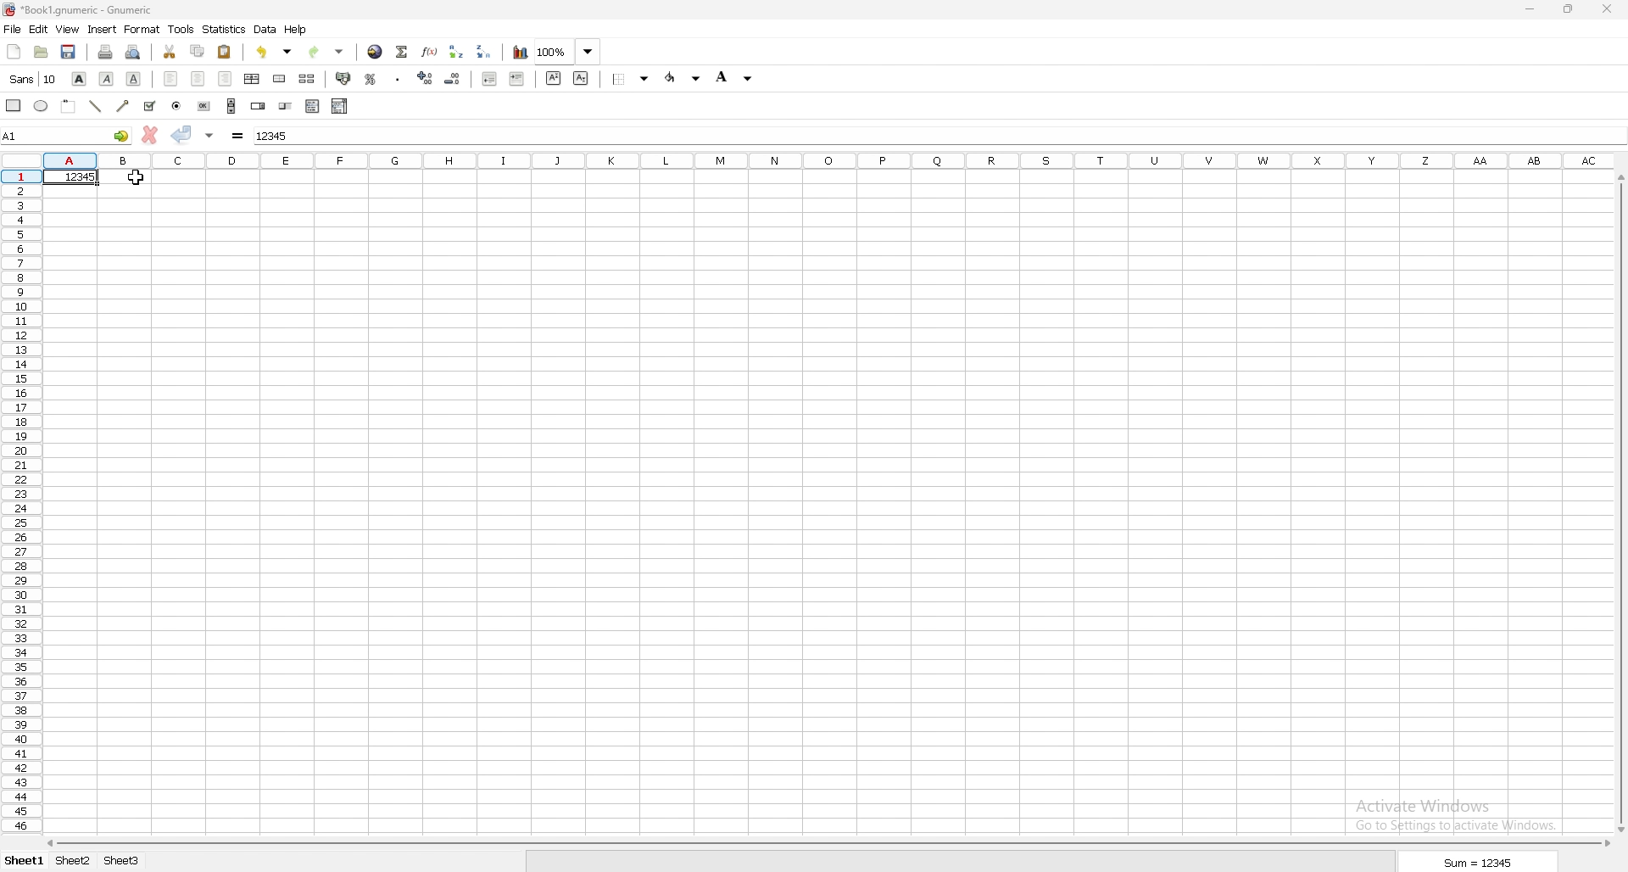 The image size is (1628, 872). I want to click on slider, so click(286, 105).